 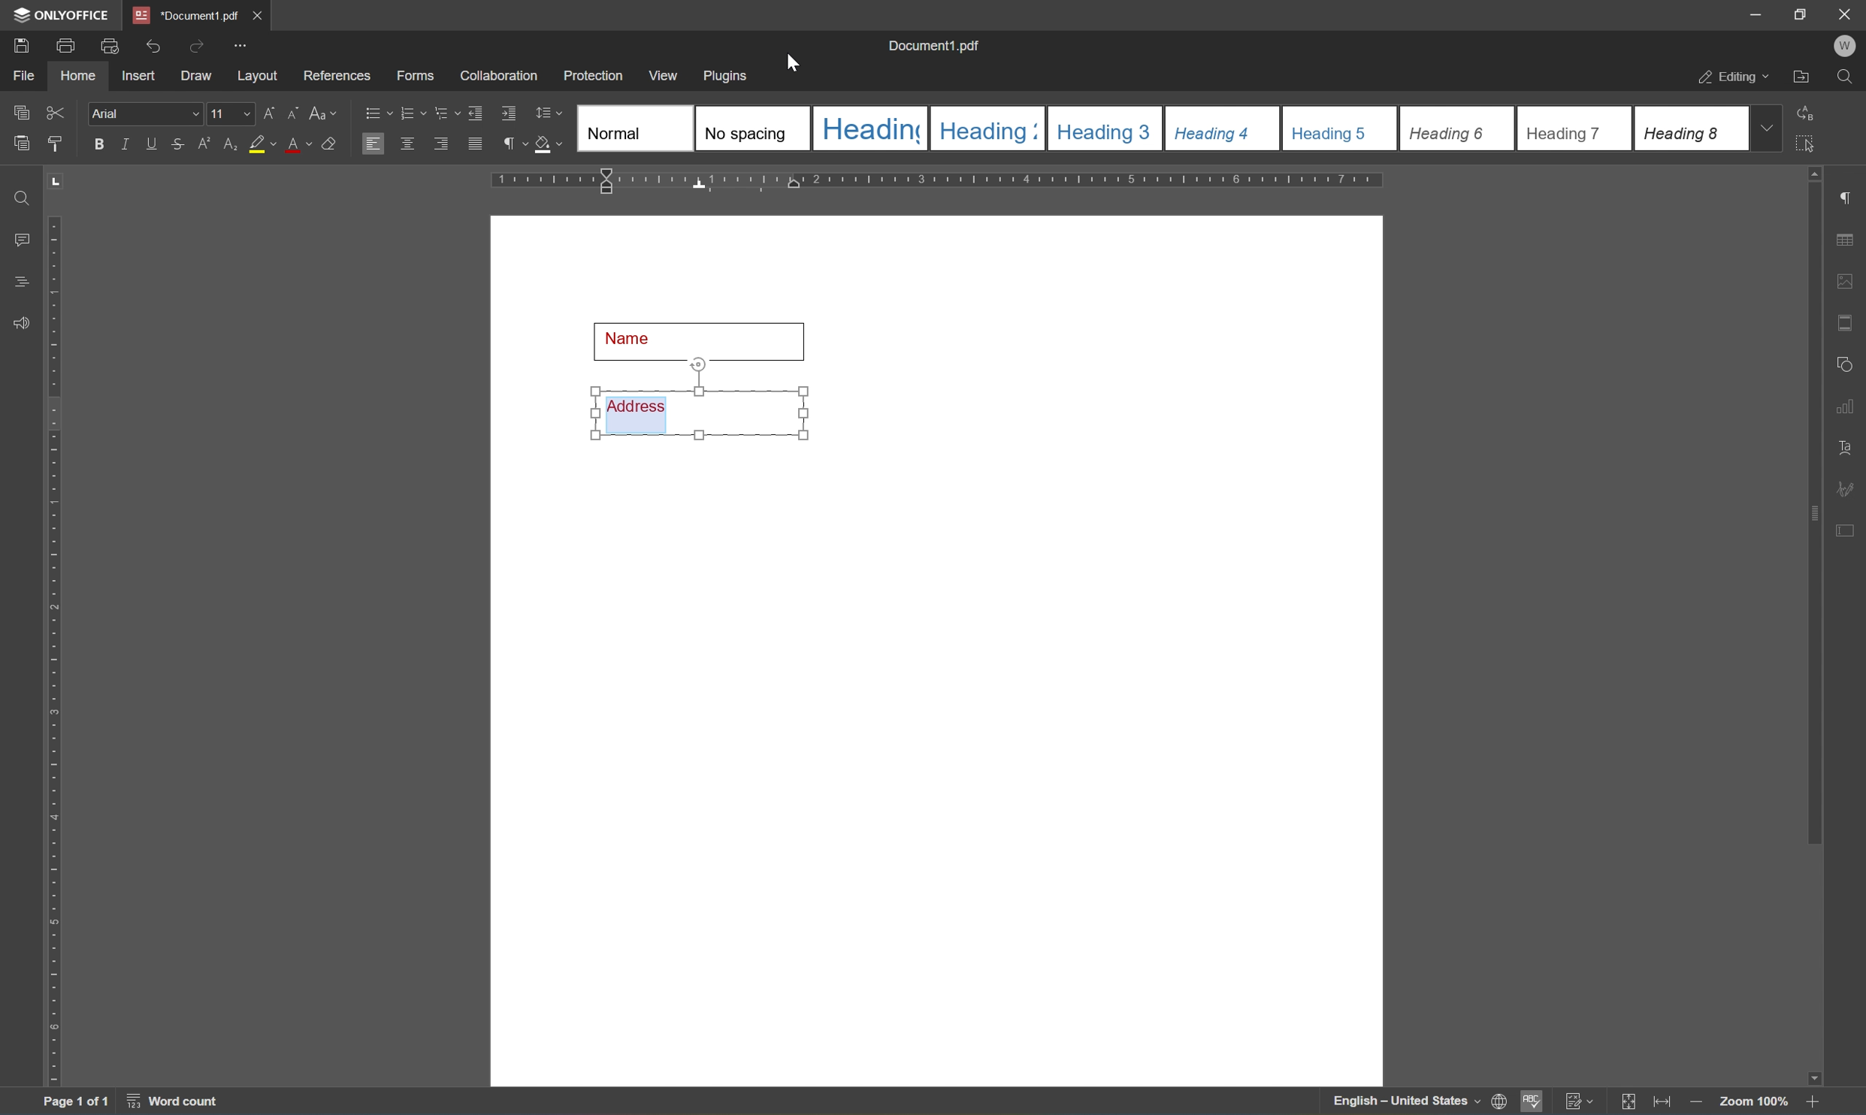 What do you see at coordinates (170, 1103) in the screenshot?
I see `word count` at bounding box center [170, 1103].